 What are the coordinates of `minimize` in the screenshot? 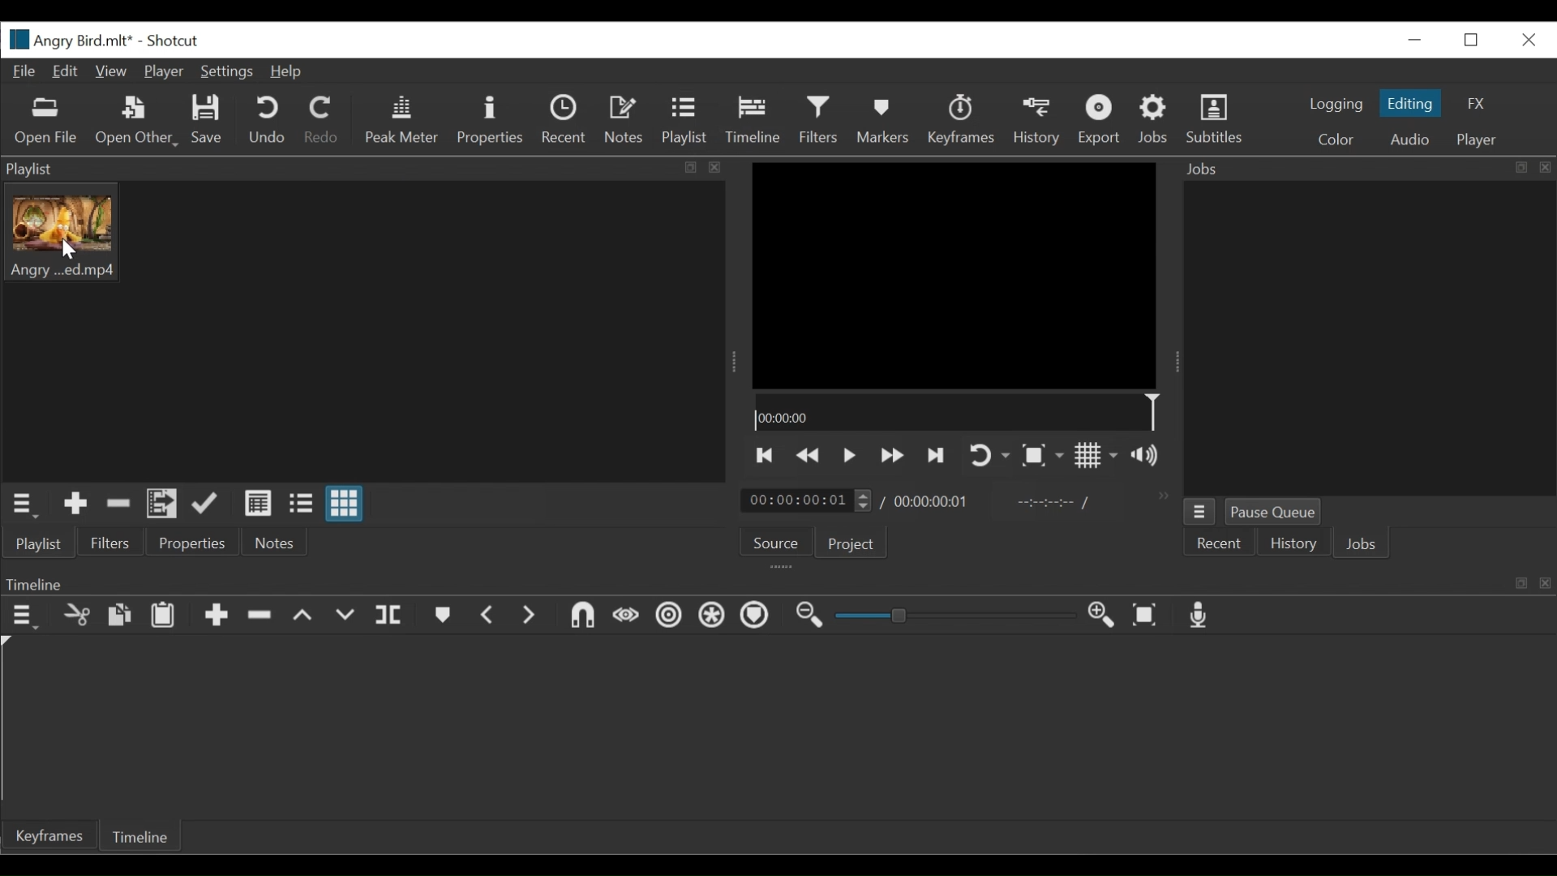 It's located at (1414, 40).